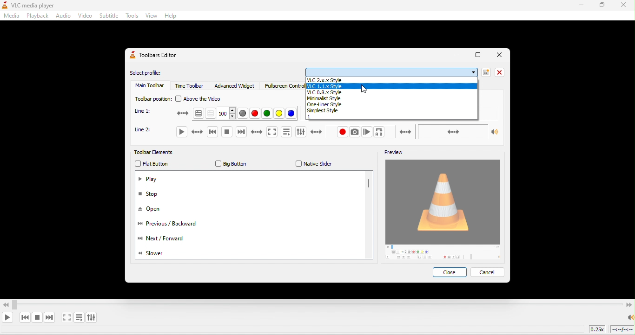 This screenshot has width=635, height=335. What do you see at coordinates (150, 98) in the screenshot?
I see `toolbar position` at bounding box center [150, 98].